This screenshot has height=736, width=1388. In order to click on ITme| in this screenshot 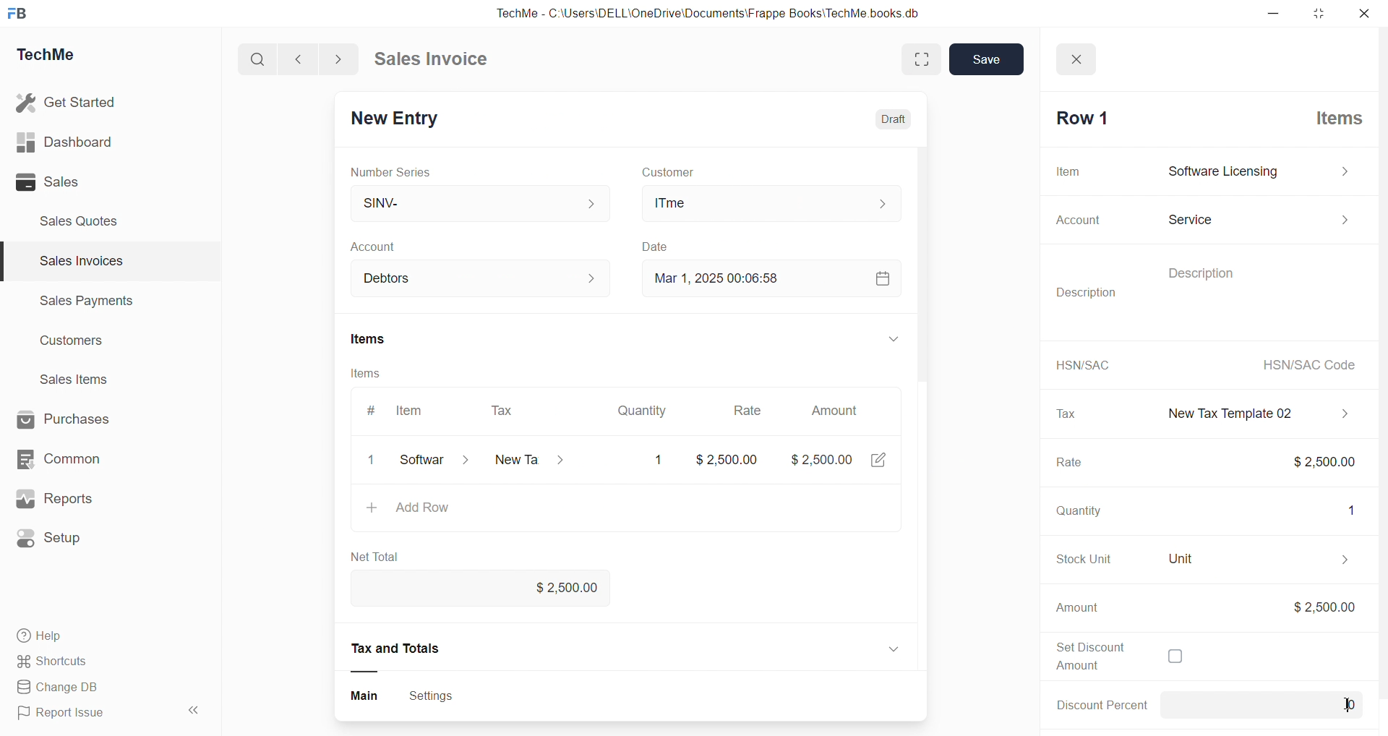, I will do `click(773, 204)`.